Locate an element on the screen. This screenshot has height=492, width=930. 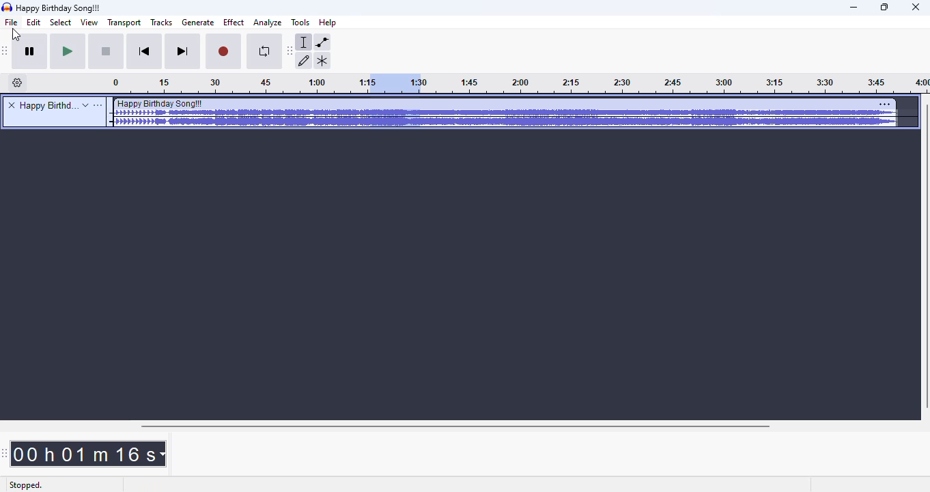
file is located at coordinates (12, 23).